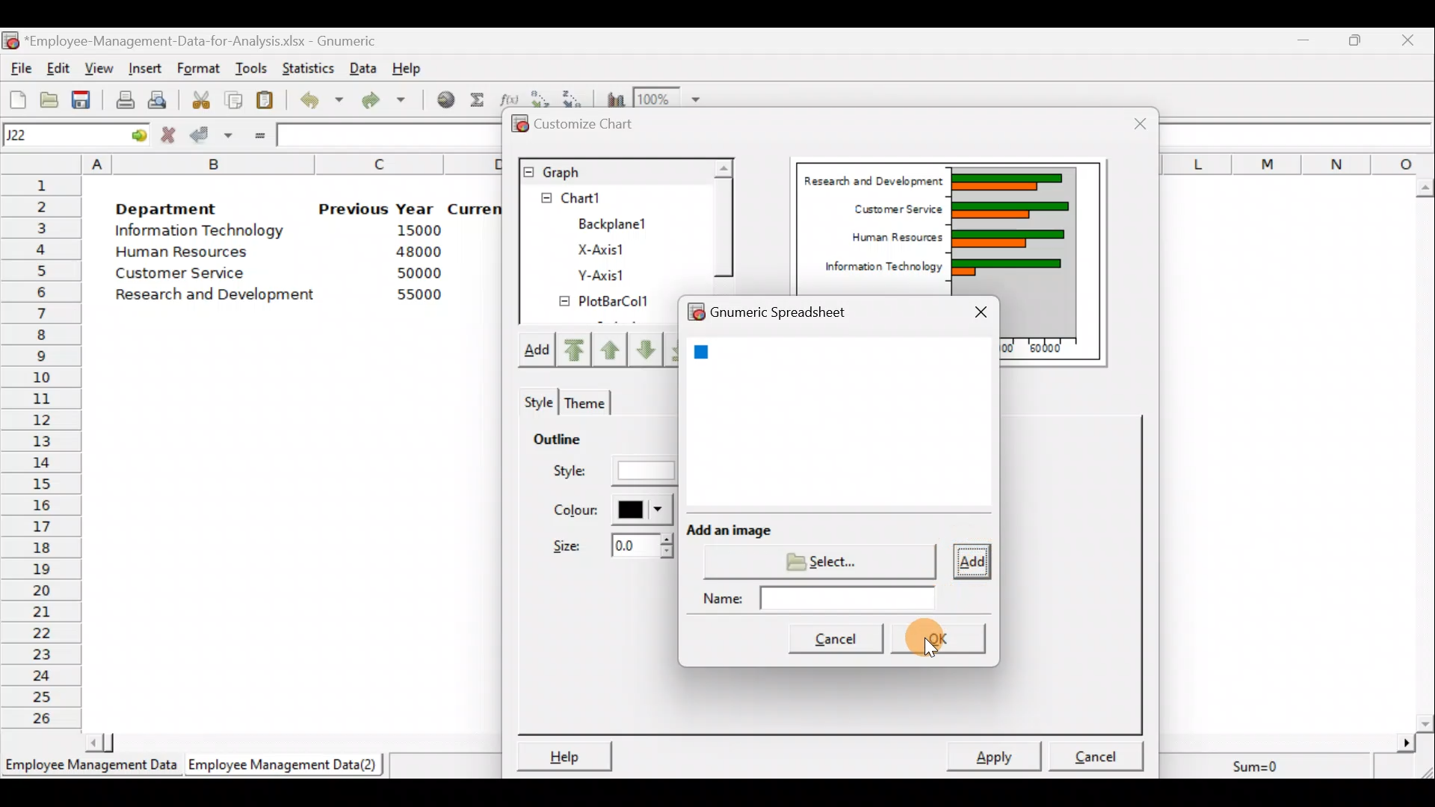 The height and width of the screenshot is (807, 1435). Describe the element at coordinates (611, 247) in the screenshot. I see `X-axis1` at that location.